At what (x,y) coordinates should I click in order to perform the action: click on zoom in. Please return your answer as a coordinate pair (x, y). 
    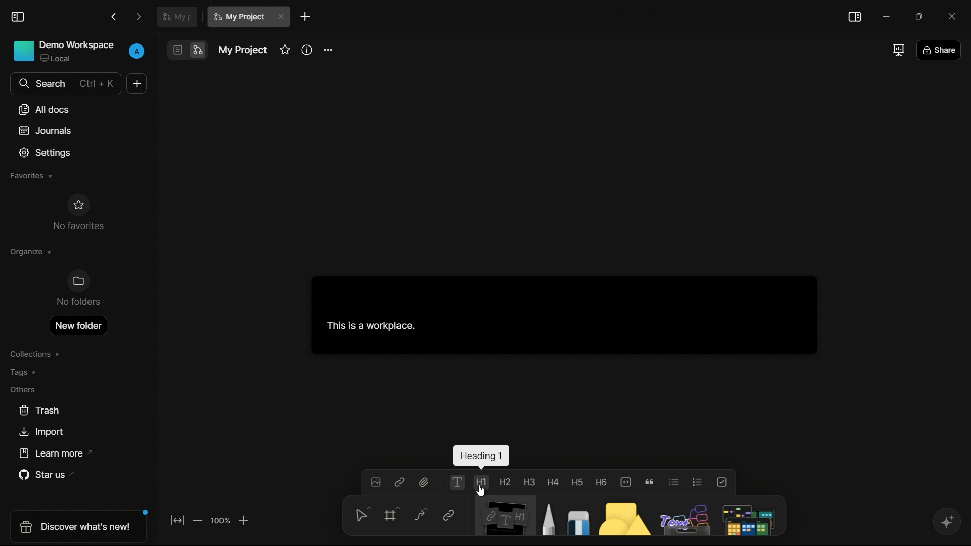
    Looking at the image, I should click on (244, 520).